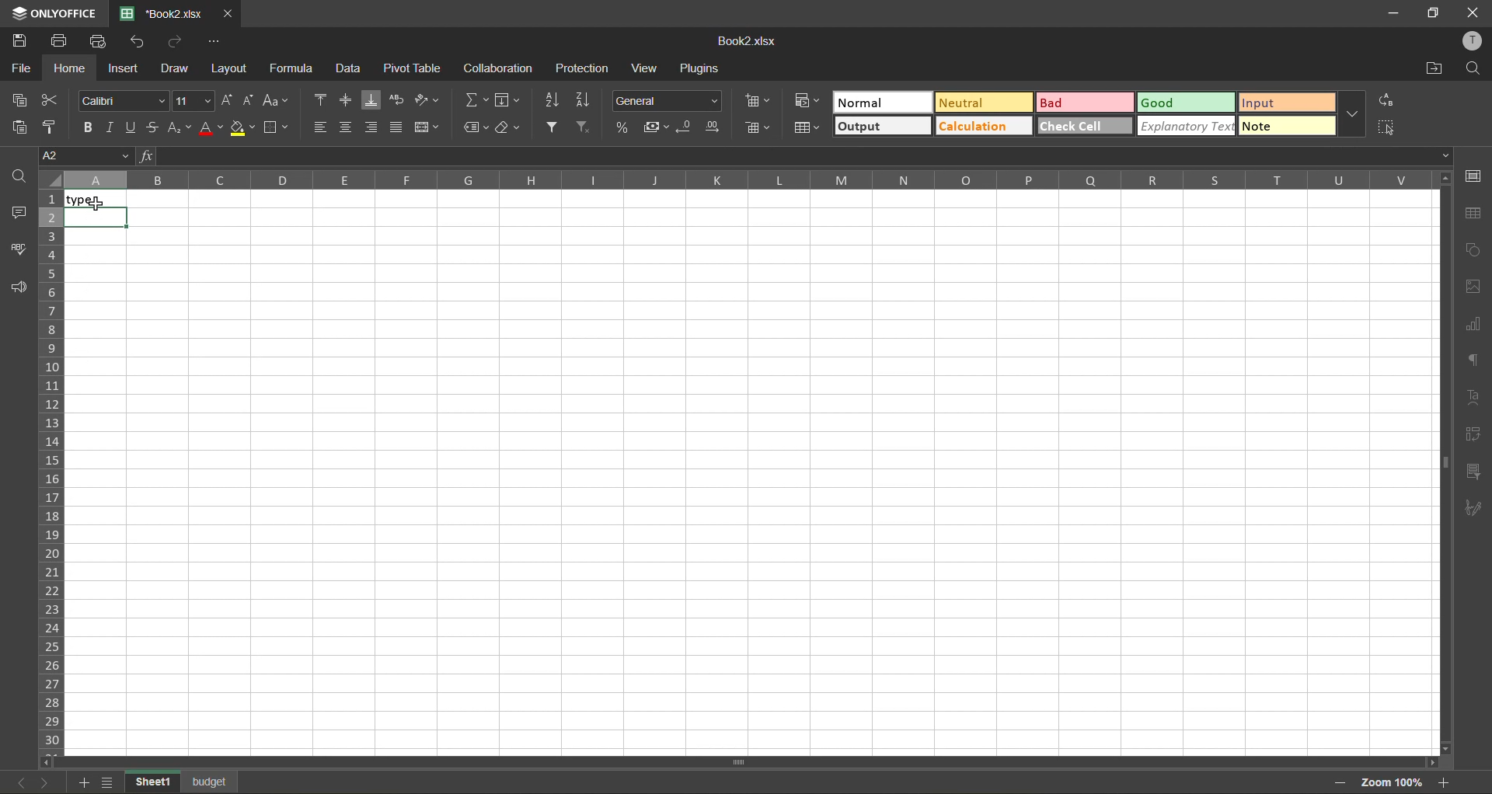  Describe the element at coordinates (399, 101) in the screenshot. I see `wrap text` at that location.